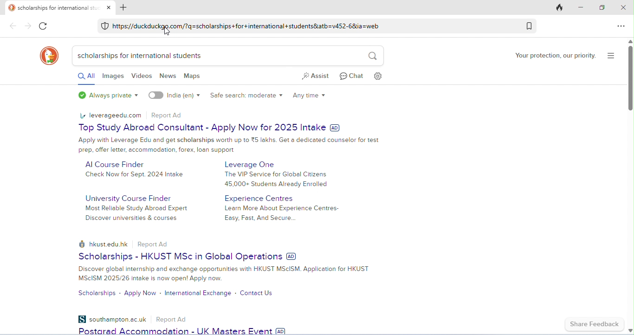  Describe the element at coordinates (12, 26) in the screenshot. I see `` at that location.